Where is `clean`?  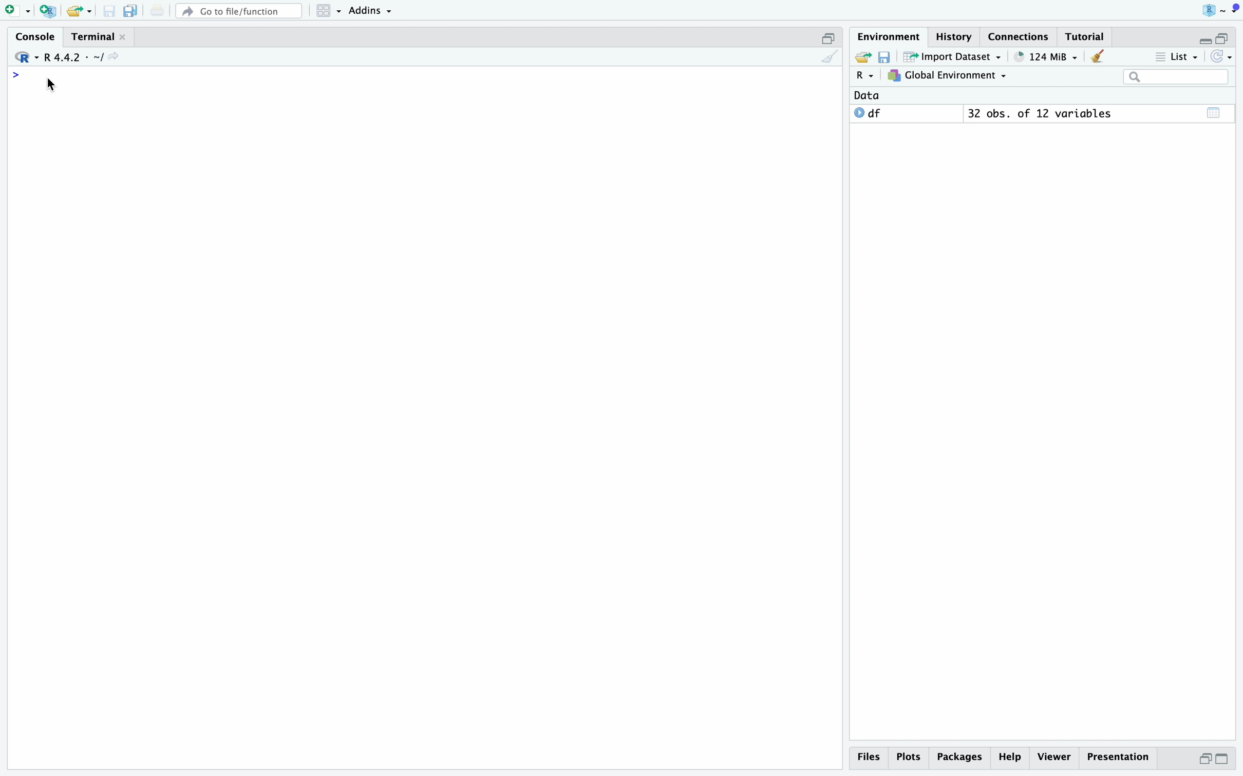
clean is located at coordinates (830, 56).